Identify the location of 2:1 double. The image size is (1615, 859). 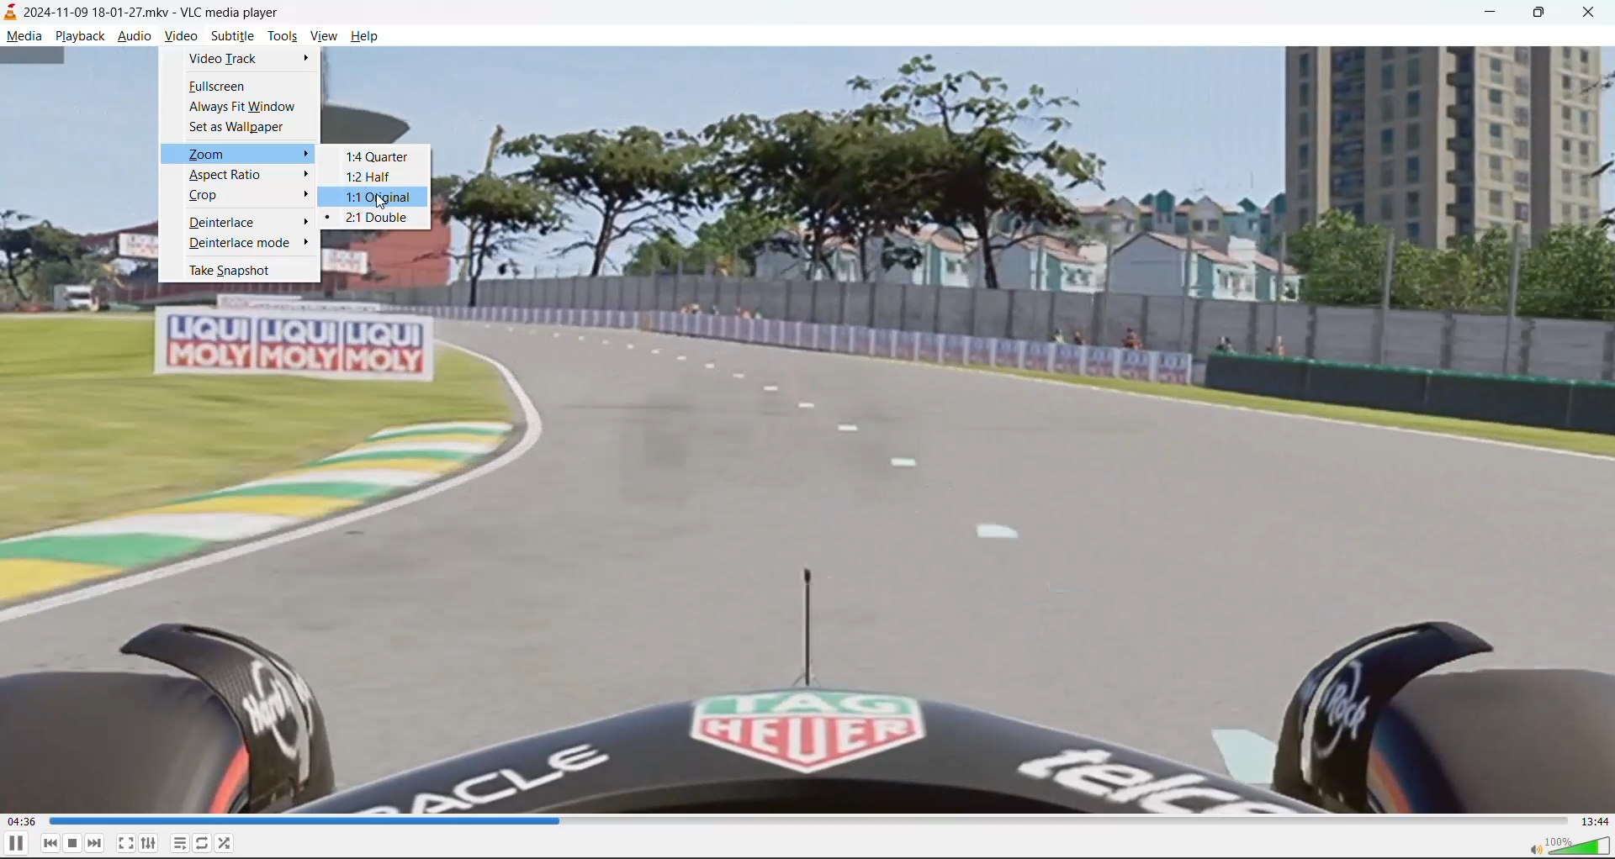
(374, 219).